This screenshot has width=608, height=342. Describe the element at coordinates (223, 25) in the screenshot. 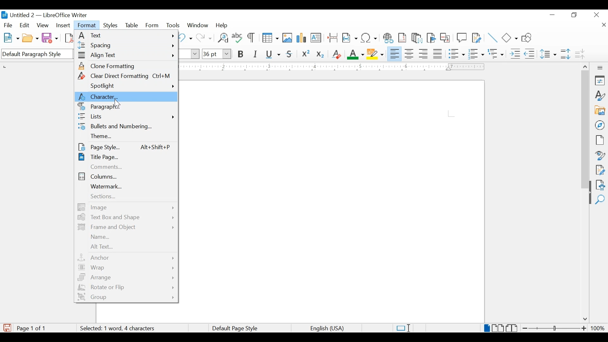

I see `help` at that location.